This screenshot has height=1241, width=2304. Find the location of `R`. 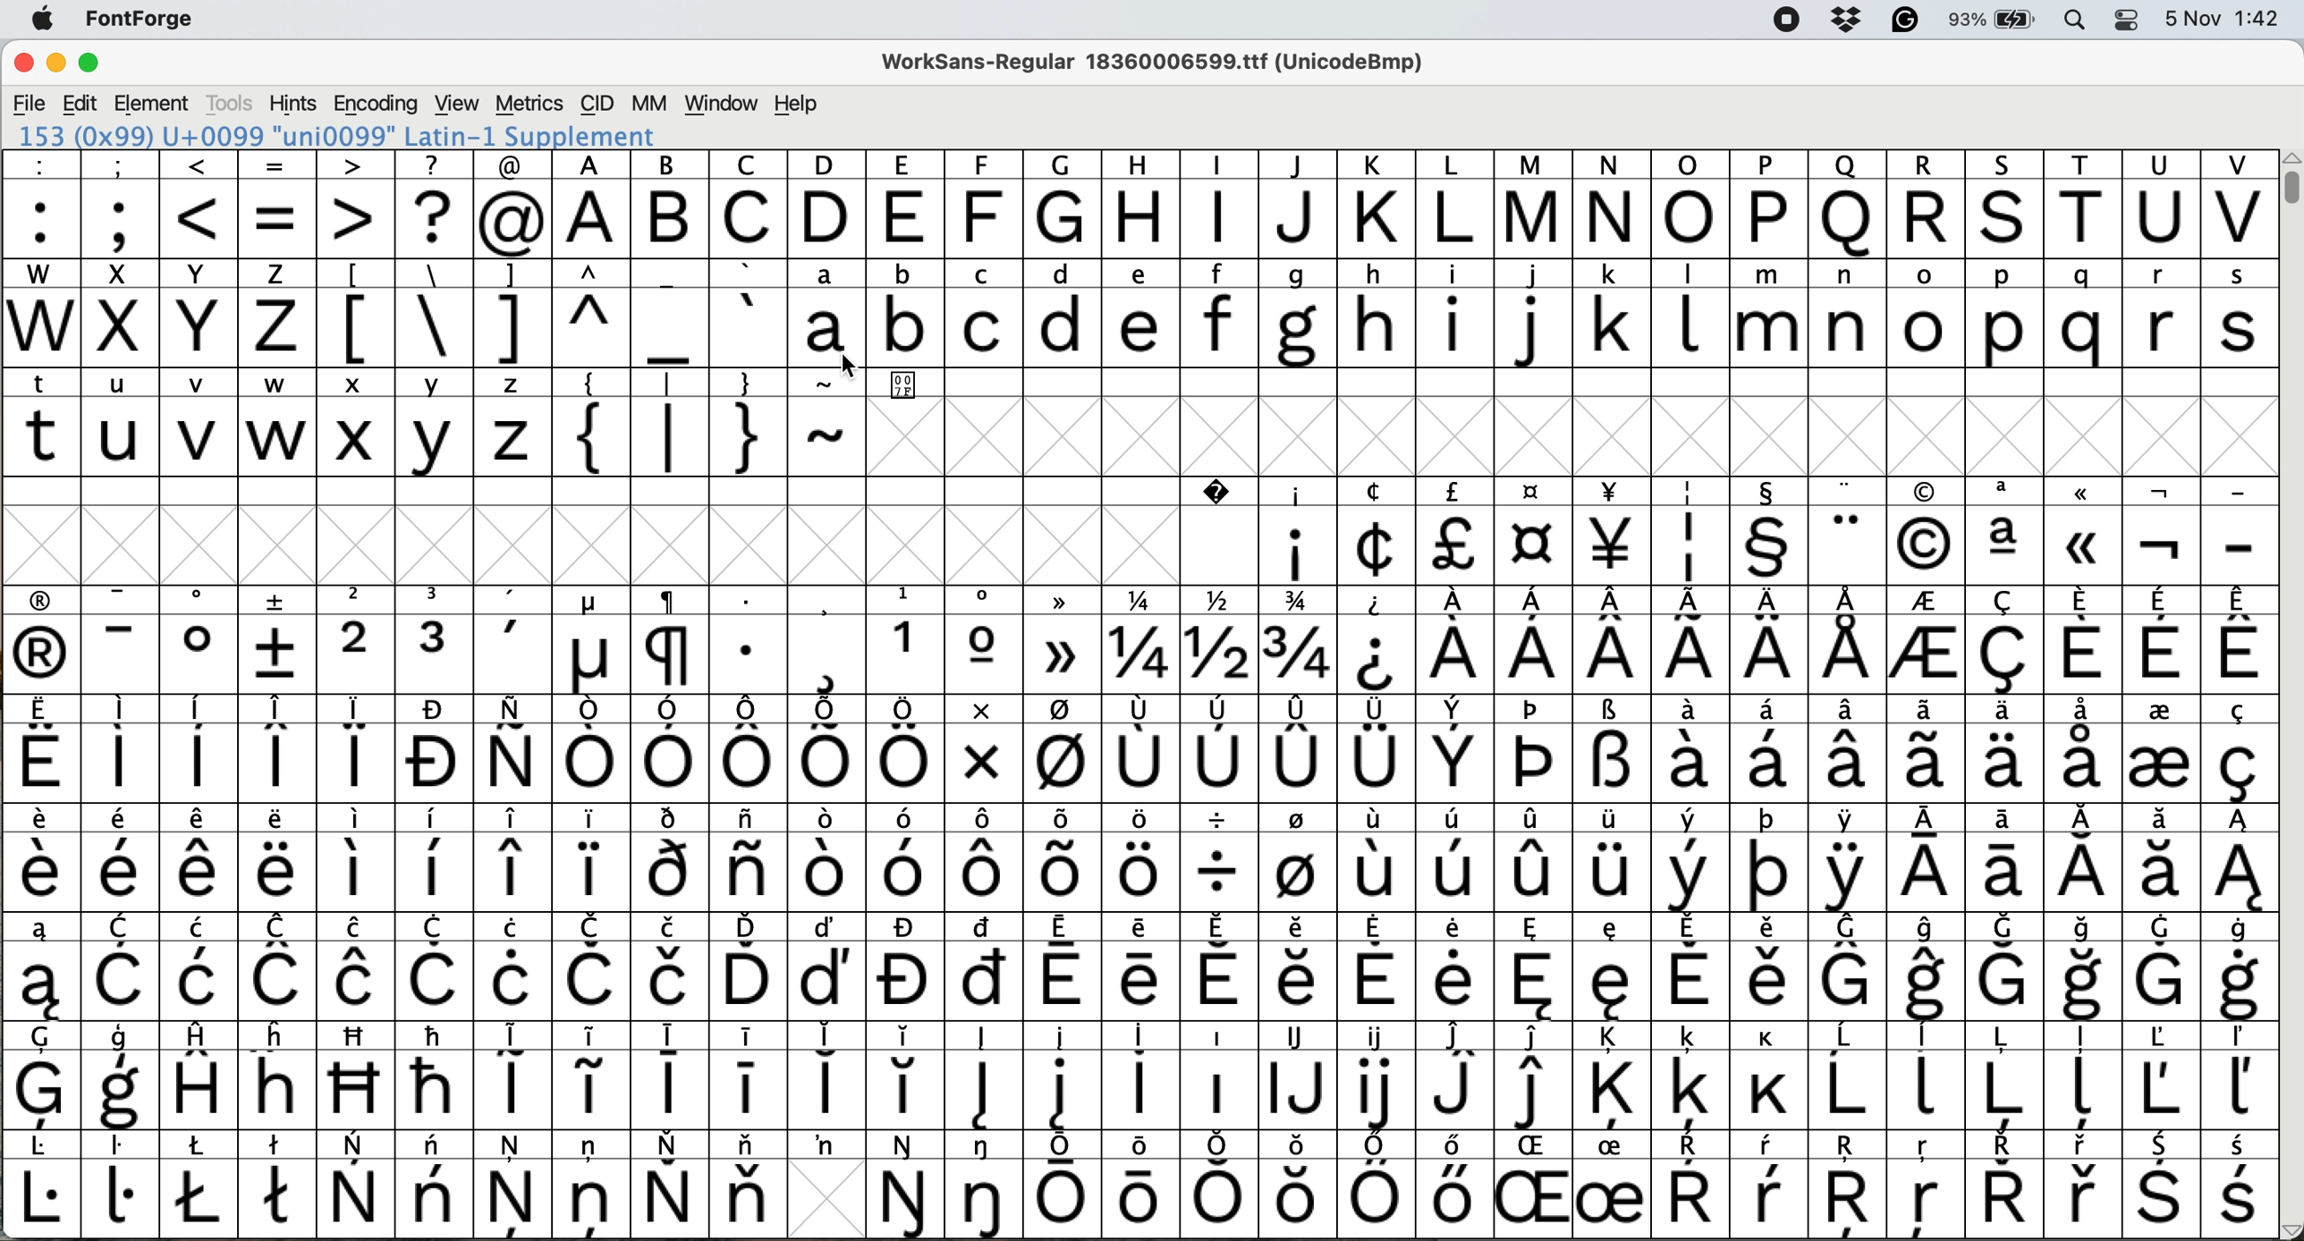

R is located at coordinates (1926, 205).